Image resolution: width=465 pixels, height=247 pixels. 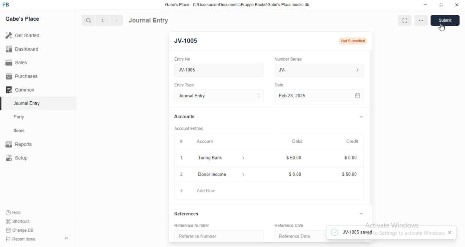 I want to click on Common, so click(x=22, y=90).